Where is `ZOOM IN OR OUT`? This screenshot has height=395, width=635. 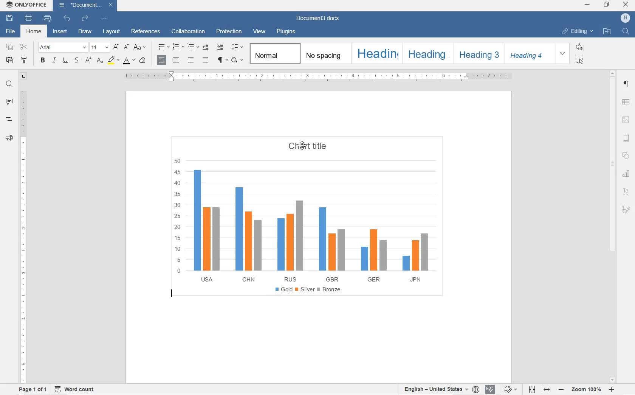 ZOOM IN OR OUT is located at coordinates (587, 389).